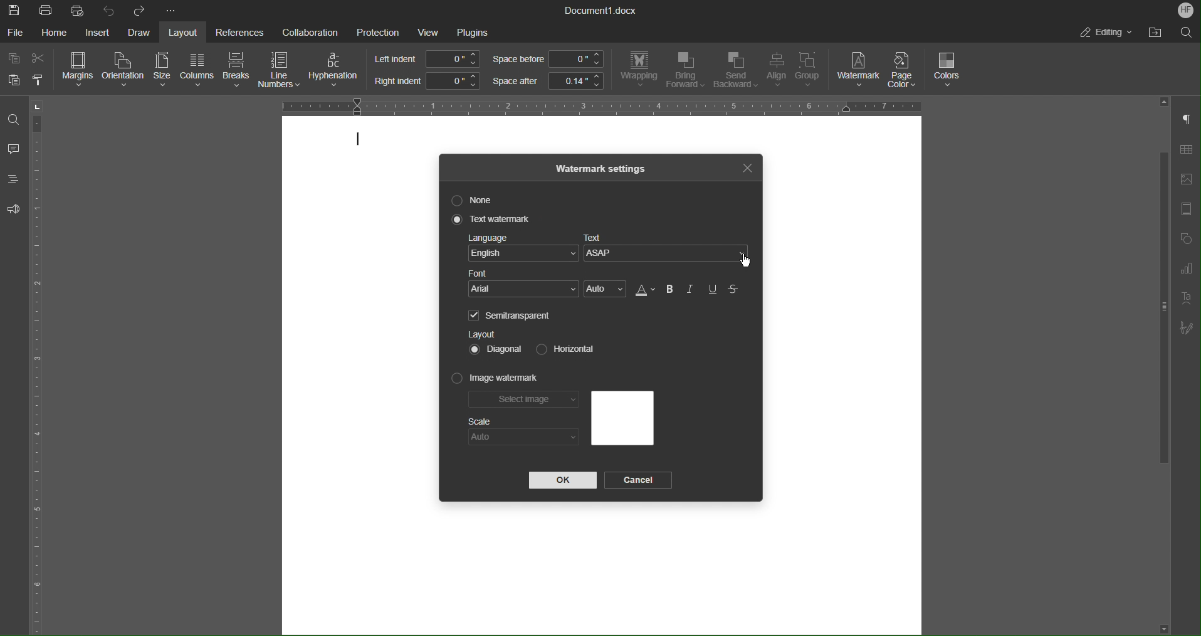  Describe the element at coordinates (378, 31) in the screenshot. I see `Protection` at that location.